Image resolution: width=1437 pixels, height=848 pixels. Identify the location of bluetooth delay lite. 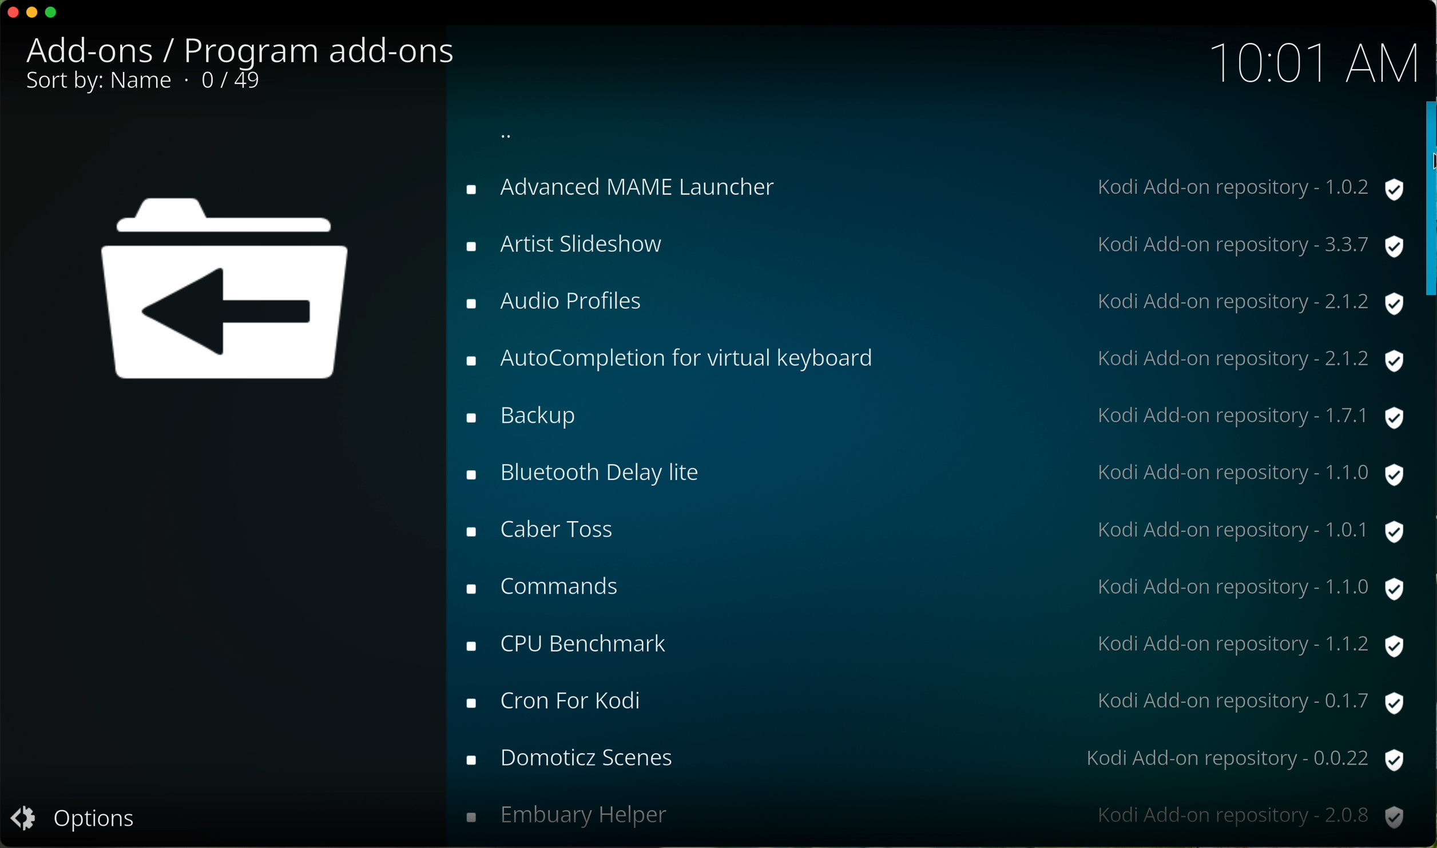
(932, 472).